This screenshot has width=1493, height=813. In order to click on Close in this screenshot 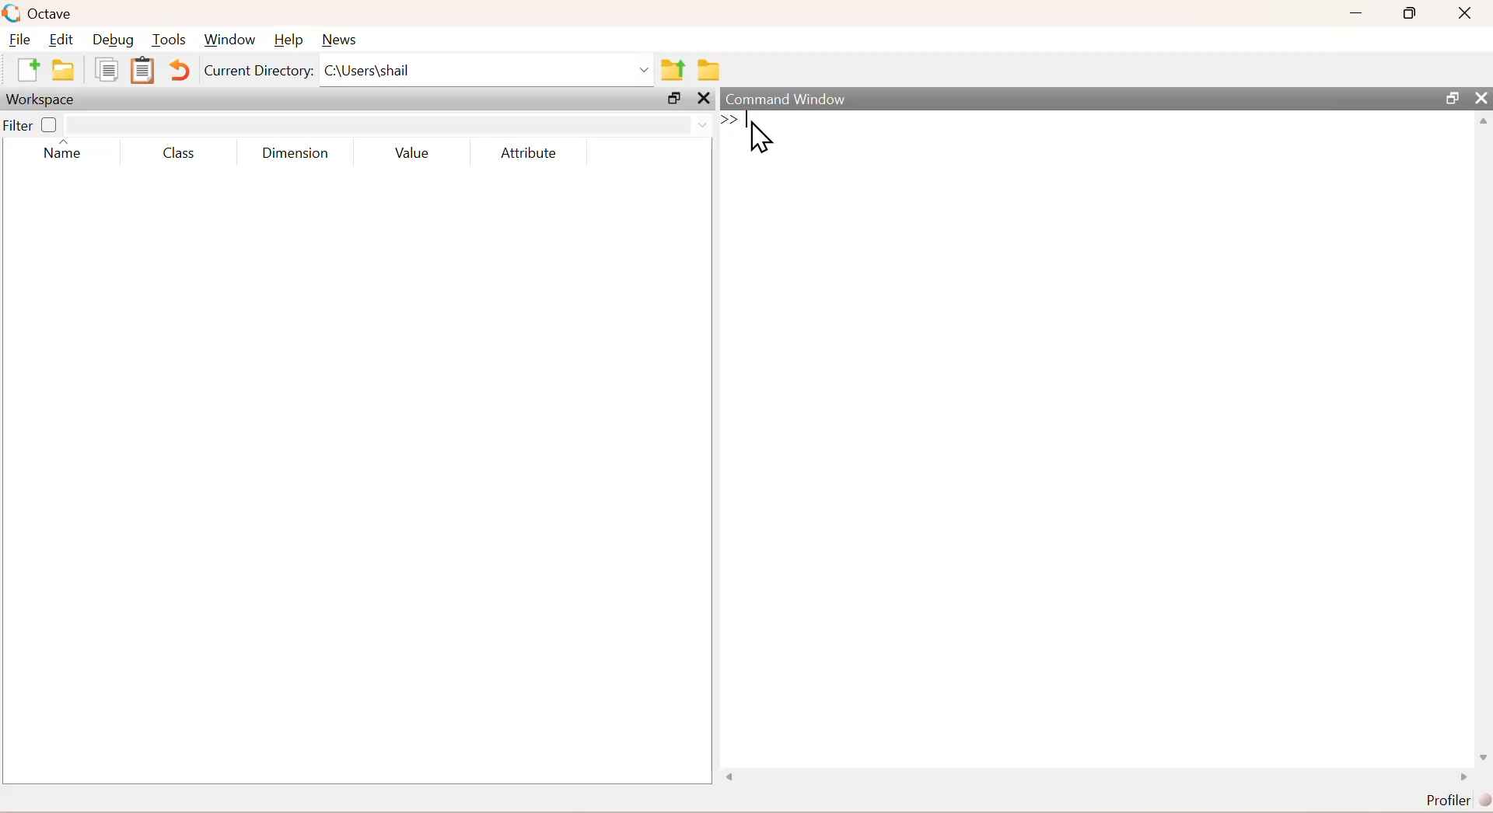, I will do `click(1479, 95)`.